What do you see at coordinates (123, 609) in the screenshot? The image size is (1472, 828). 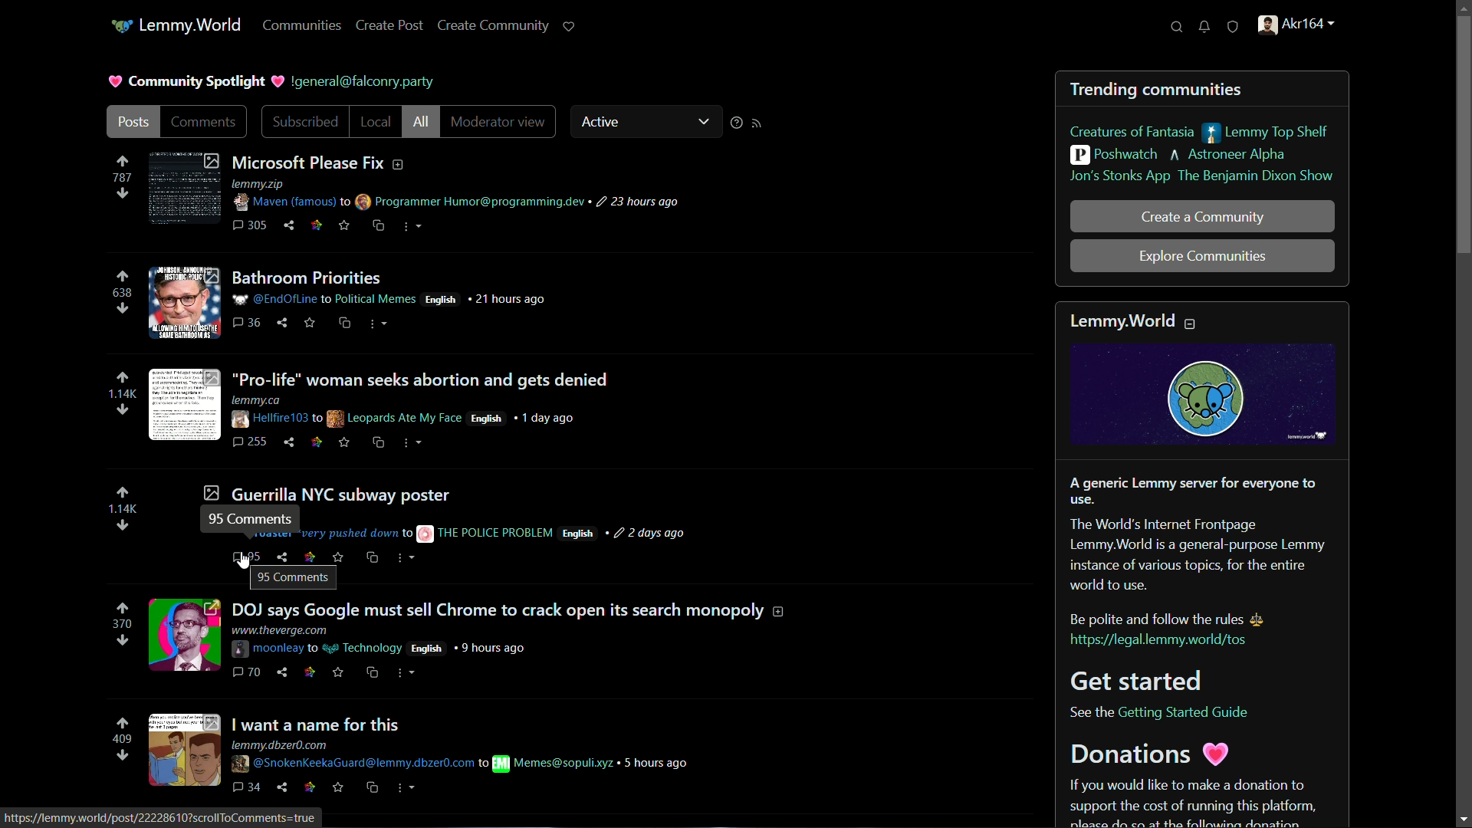 I see `upvote` at bounding box center [123, 609].